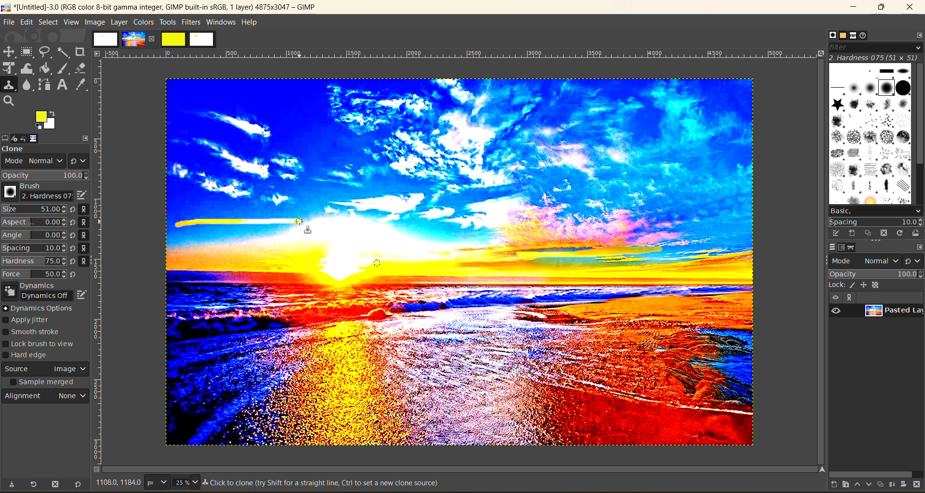  What do you see at coordinates (55, 485) in the screenshot?
I see `delete tool preset` at bounding box center [55, 485].